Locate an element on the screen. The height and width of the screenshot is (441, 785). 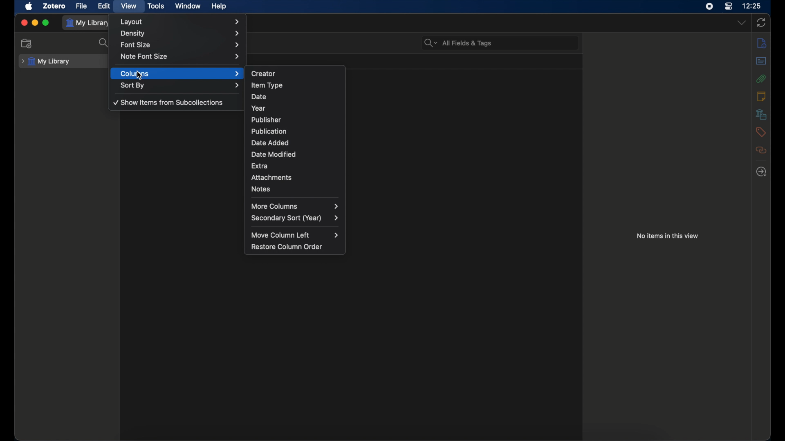
creator is located at coordinates (265, 73).